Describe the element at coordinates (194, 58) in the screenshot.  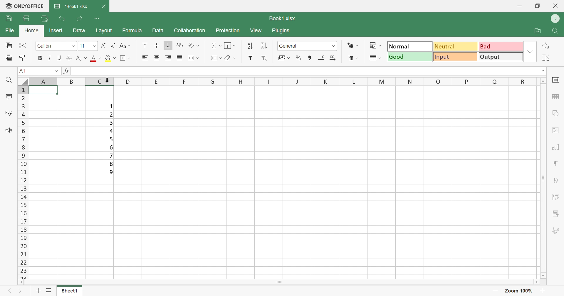
I see `Merge and center` at that location.